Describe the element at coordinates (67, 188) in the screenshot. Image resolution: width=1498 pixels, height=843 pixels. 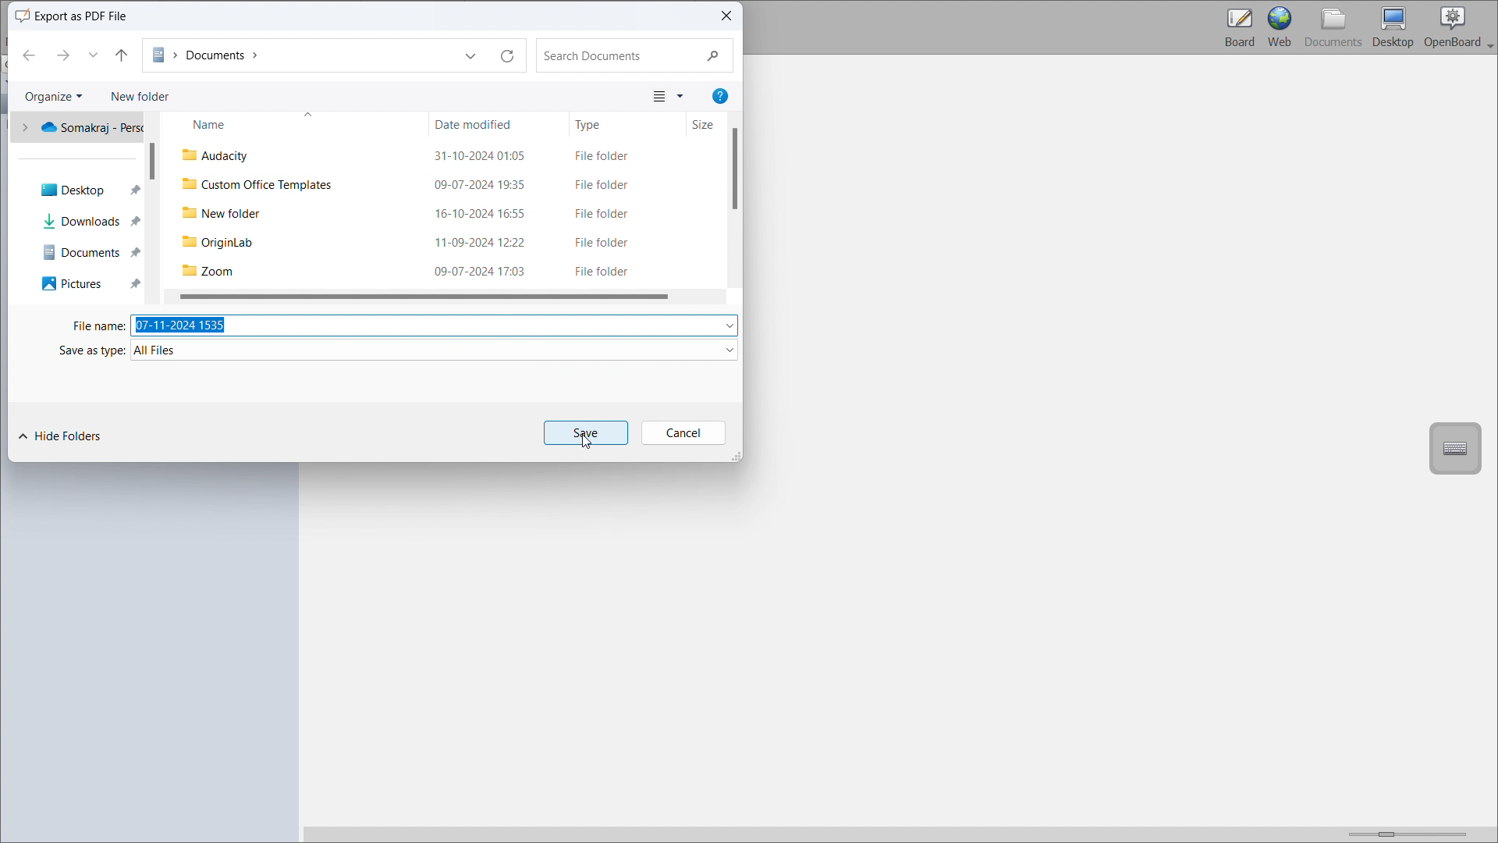
I see `Desktop` at that location.